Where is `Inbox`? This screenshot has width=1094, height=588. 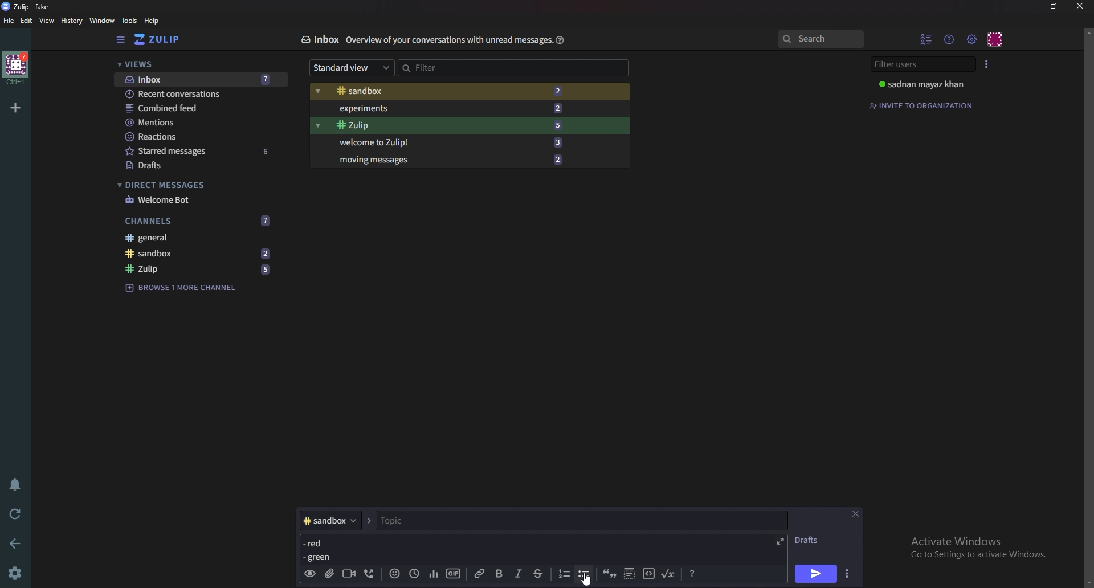
Inbox is located at coordinates (319, 39).